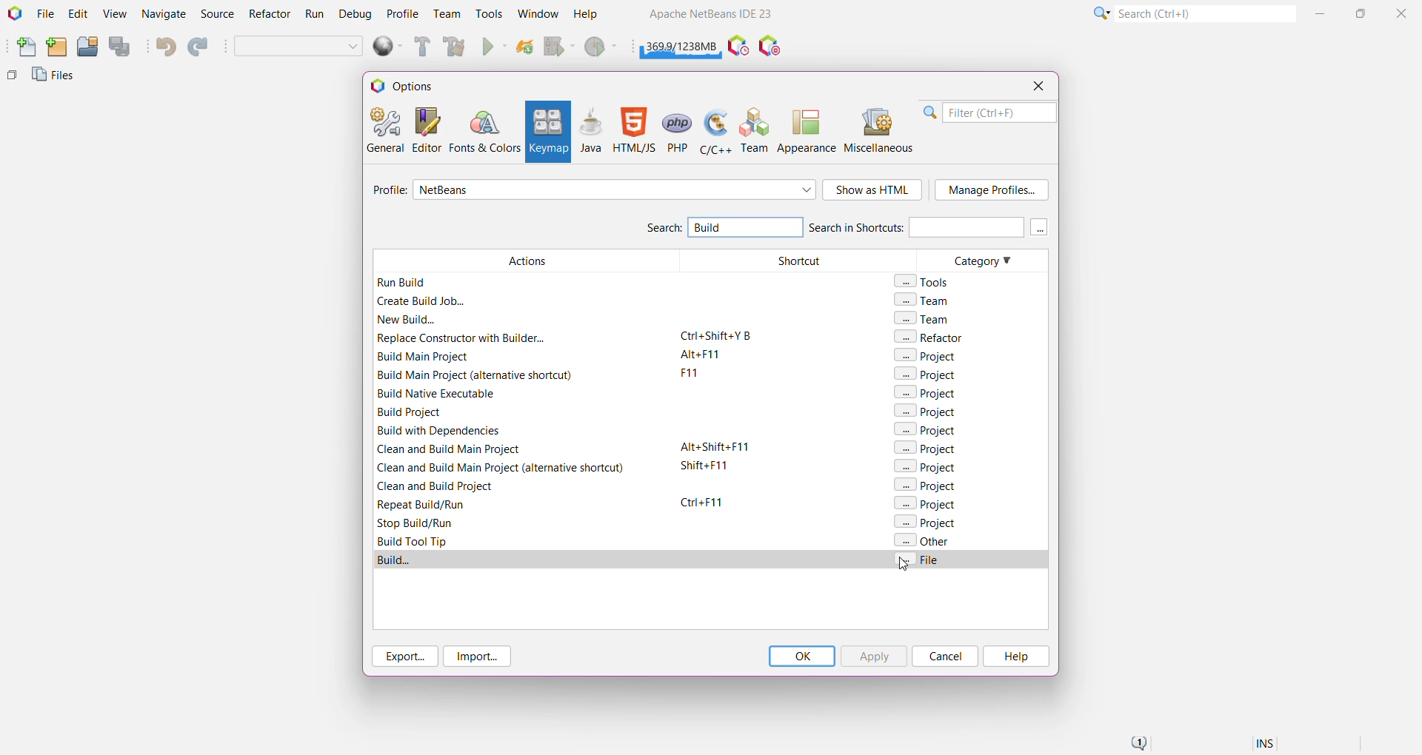  I want to click on Set Project Configuration, so click(299, 47).